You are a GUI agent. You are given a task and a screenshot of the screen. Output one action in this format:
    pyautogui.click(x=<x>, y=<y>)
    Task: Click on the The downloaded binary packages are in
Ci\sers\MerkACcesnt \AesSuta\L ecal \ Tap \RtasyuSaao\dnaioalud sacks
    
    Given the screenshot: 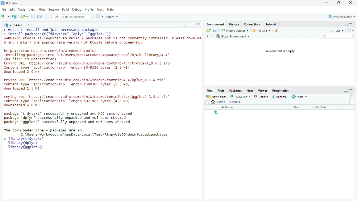 What is the action you would take?
    pyautogui.click(x=87, y=132)
    